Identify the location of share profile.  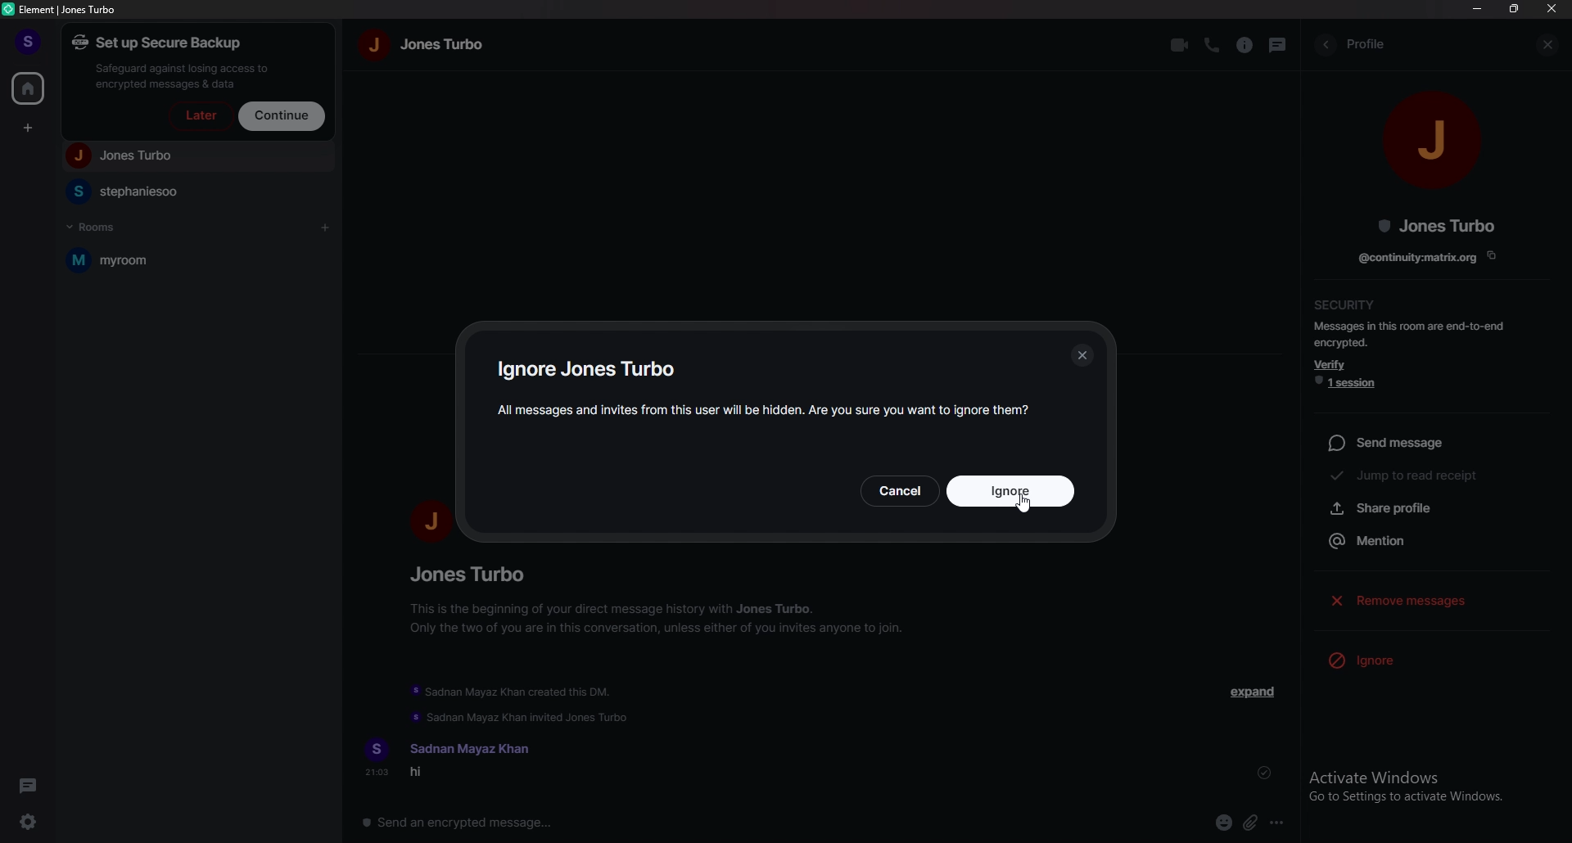
(1427, 507).